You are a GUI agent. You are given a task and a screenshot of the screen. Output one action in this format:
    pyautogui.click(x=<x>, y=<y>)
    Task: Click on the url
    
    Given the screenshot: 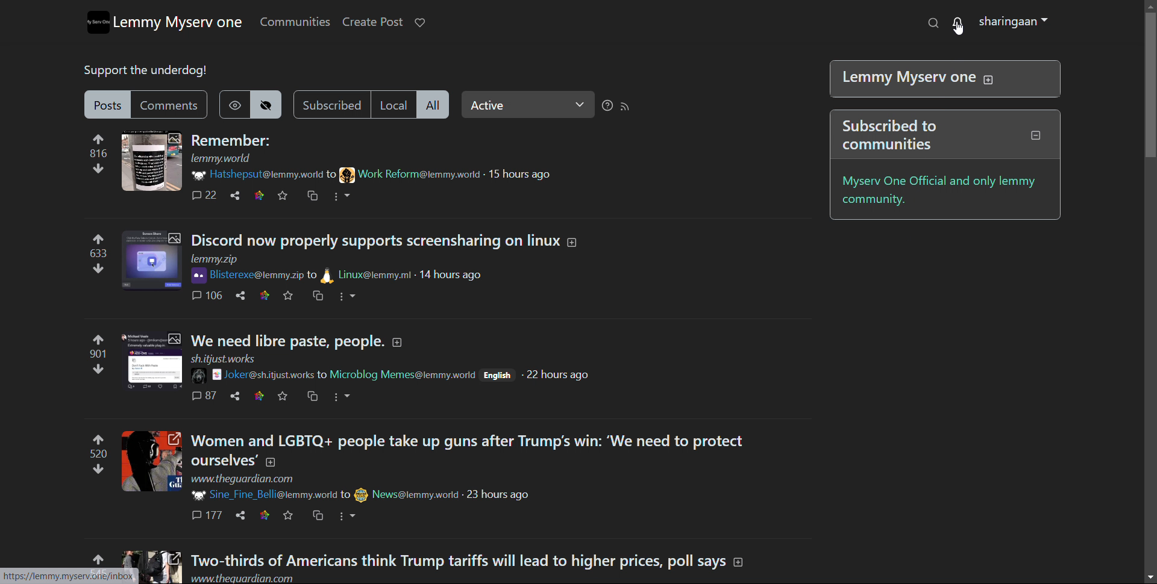 What is the action you would take?
    pyautogui.click(x=216, y=259)
    